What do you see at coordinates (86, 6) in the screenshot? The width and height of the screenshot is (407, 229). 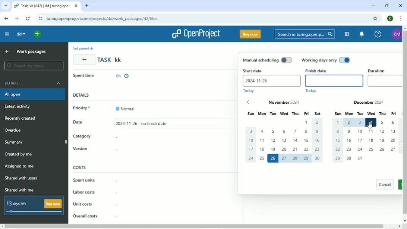 I see `New tab` at bounding box center [86, 6].